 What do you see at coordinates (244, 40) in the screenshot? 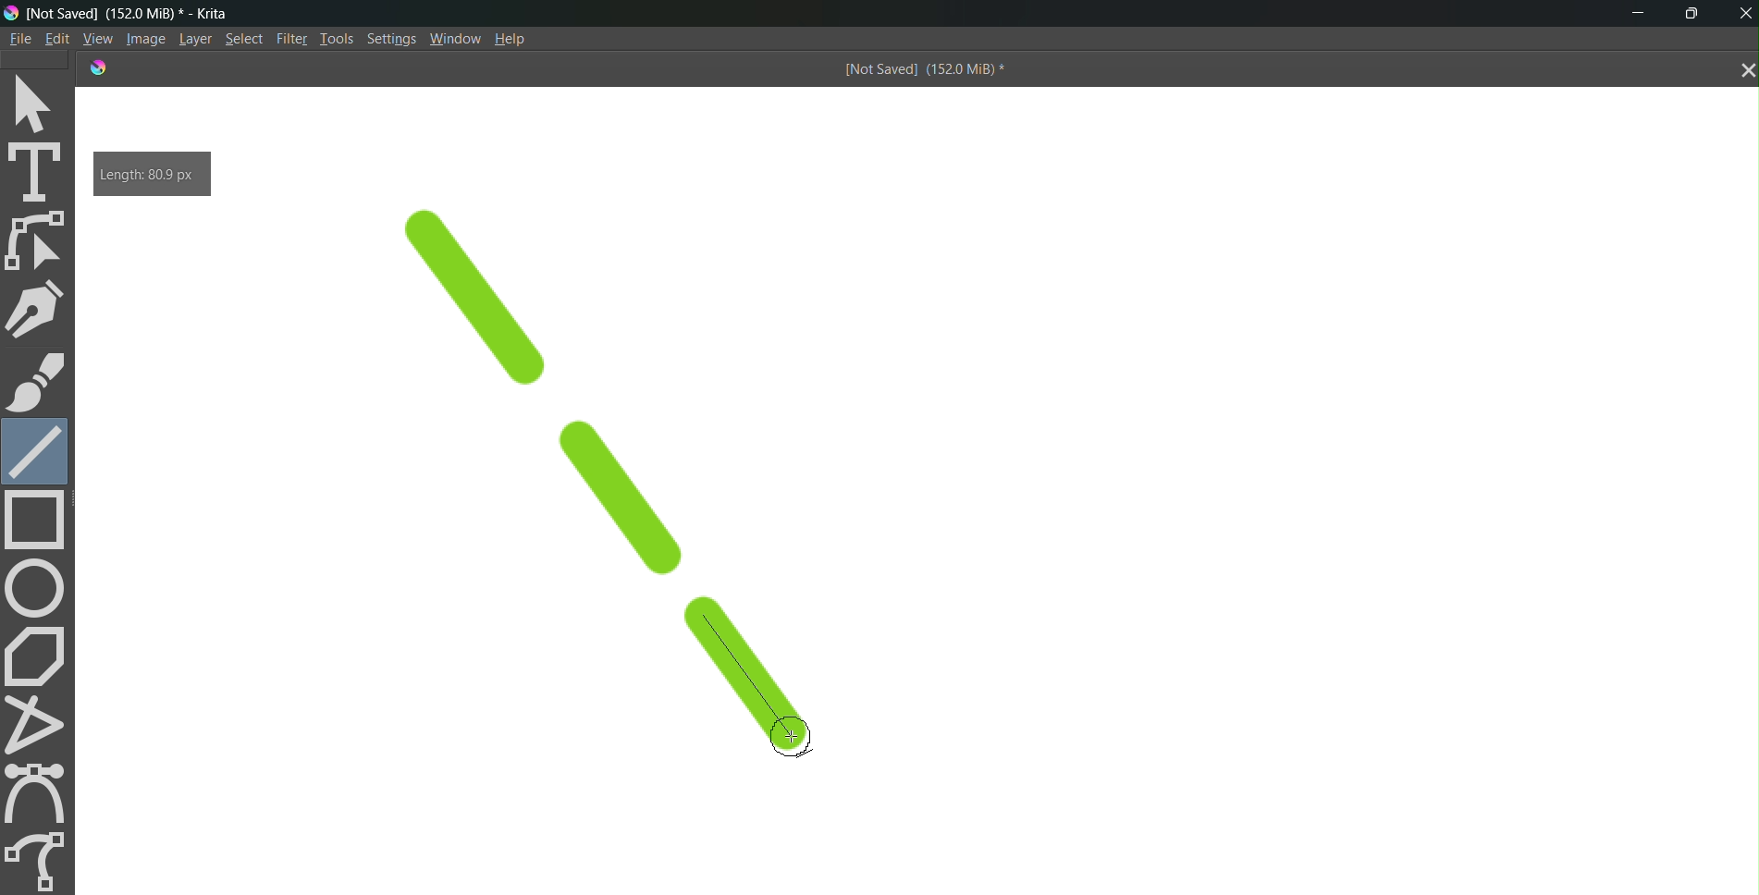
I see `Select` at bounding box center [244, 40].